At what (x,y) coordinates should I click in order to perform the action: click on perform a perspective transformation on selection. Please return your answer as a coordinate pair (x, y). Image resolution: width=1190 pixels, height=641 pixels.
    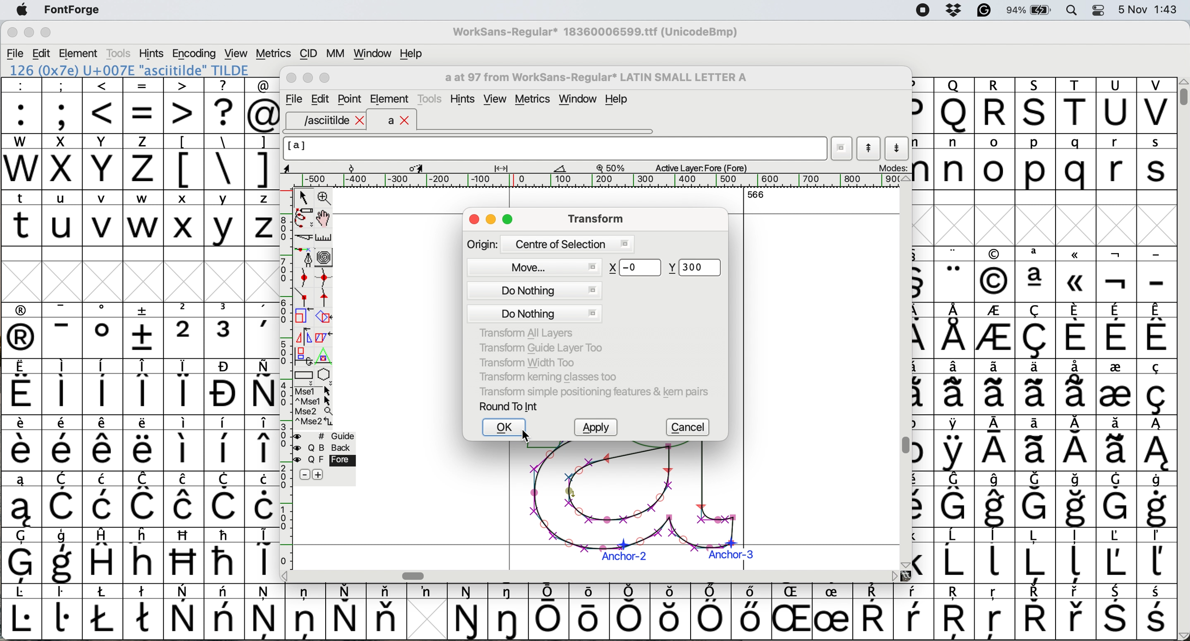
    Looking at the image, I should click on (324, 357).